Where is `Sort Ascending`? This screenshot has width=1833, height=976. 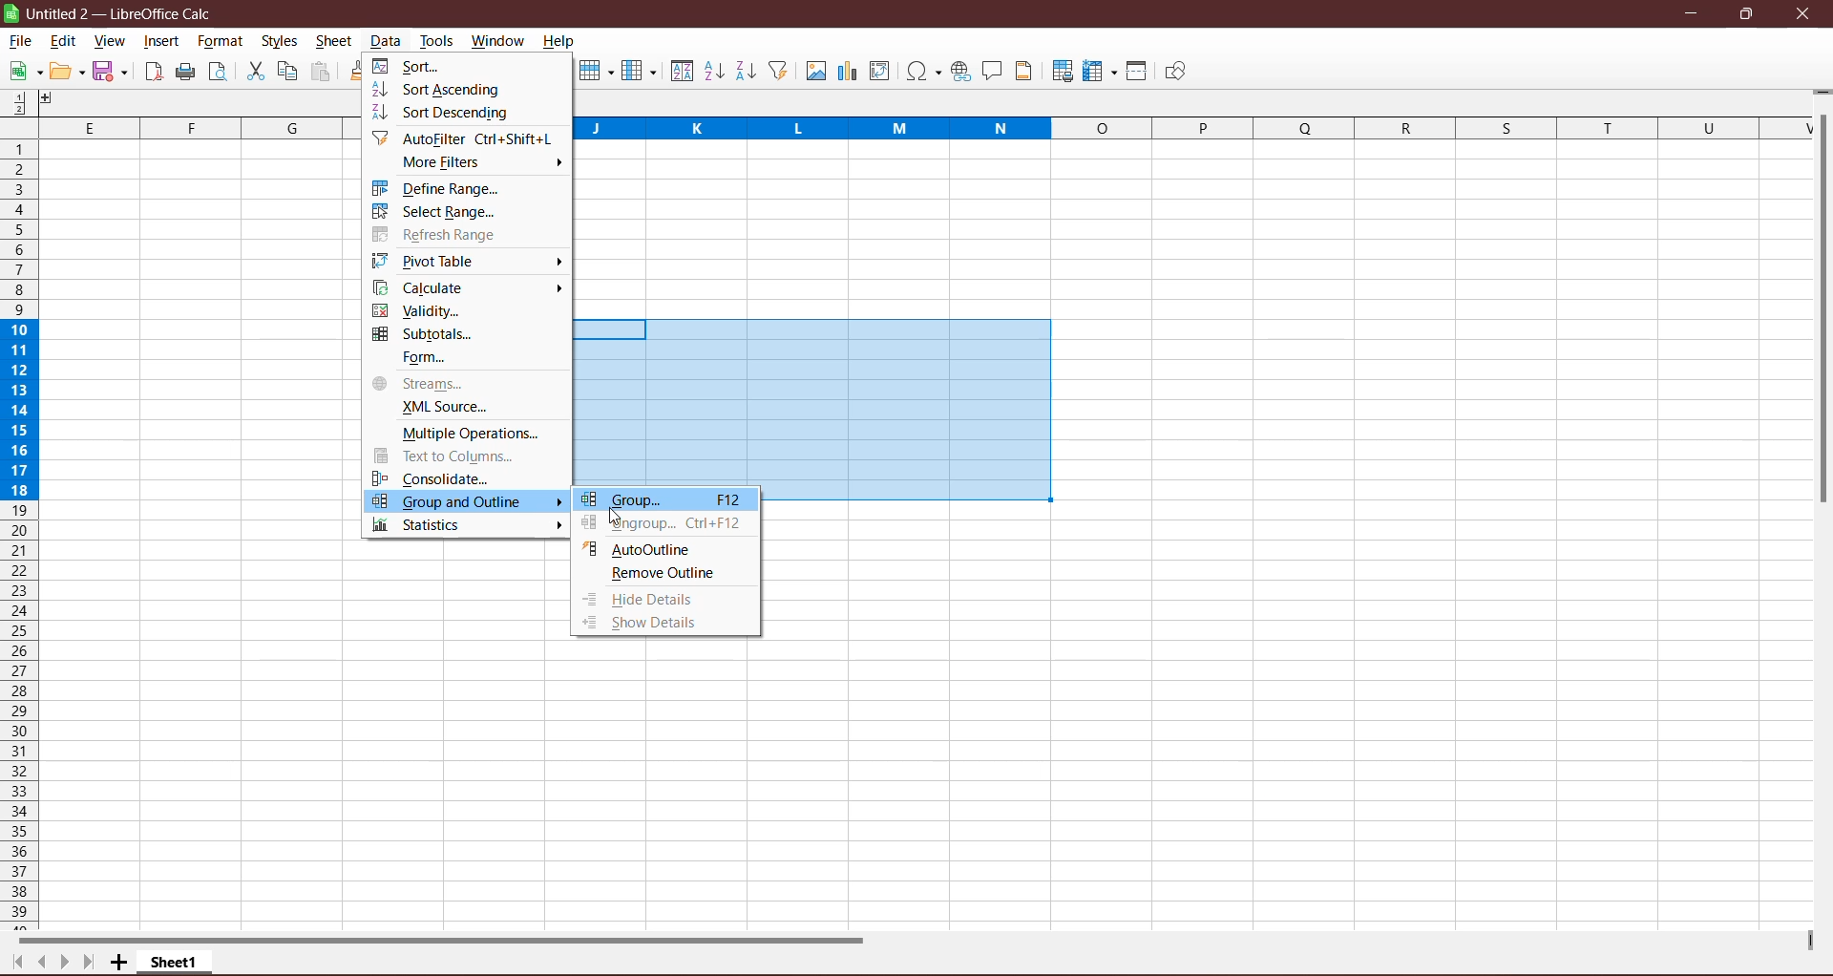
Sort Ascending is located at coordinates (442, 89).